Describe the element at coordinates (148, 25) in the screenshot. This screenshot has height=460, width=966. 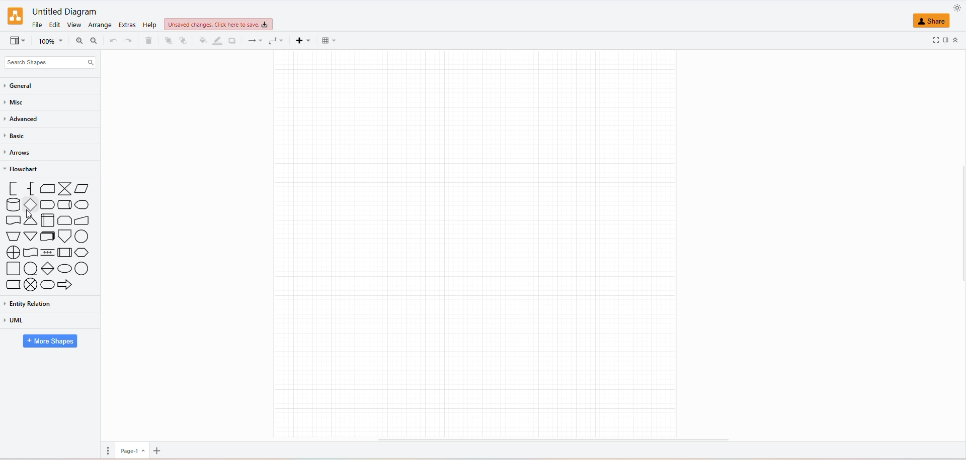
I see `HELP` at that location.